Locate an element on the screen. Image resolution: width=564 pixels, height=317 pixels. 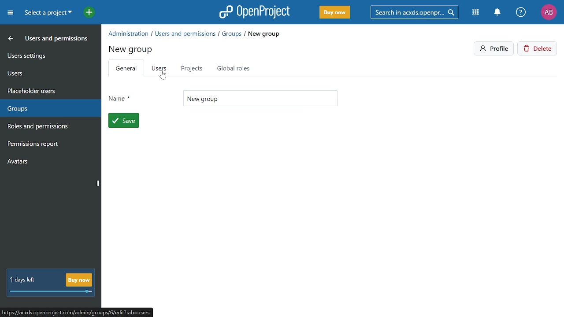
Save is located at coordinates (124, 121).